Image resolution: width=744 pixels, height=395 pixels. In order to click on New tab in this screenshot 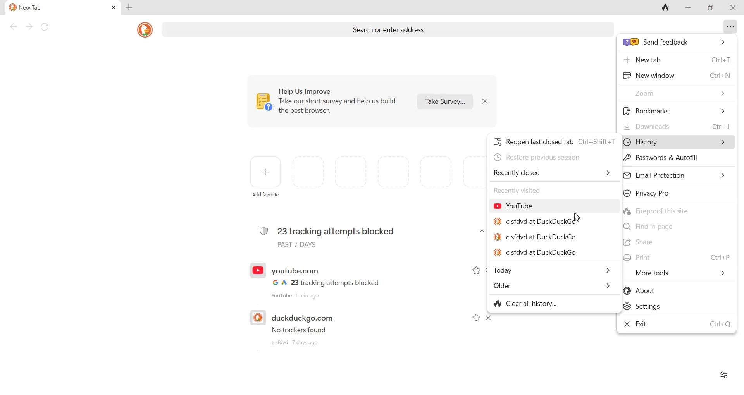, I will do `click(677, 60)`.